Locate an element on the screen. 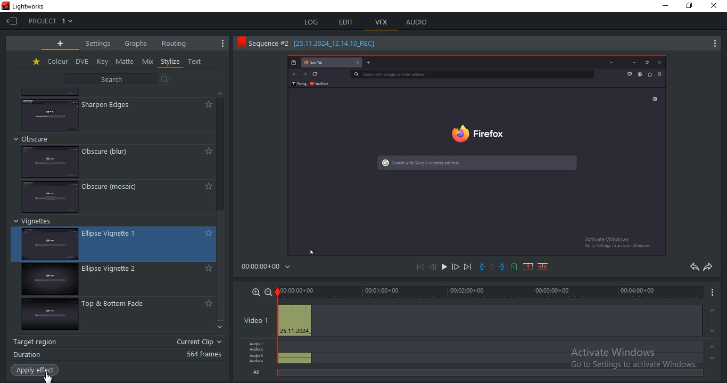 This screenshot has width=727, height=383. vfx is located at coordinates (382, 22).